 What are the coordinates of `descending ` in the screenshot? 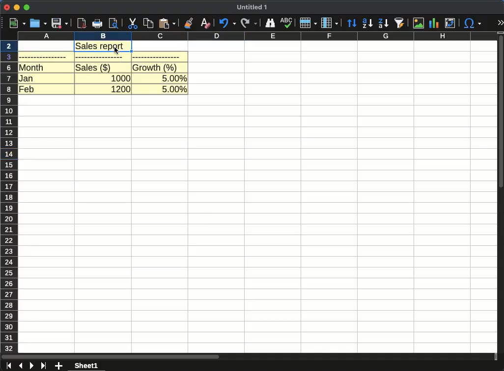 It's located at (384, 24).